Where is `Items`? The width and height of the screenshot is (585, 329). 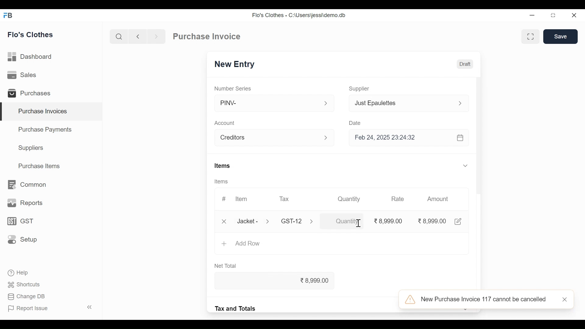
Items is located at coordinates (221, 182).